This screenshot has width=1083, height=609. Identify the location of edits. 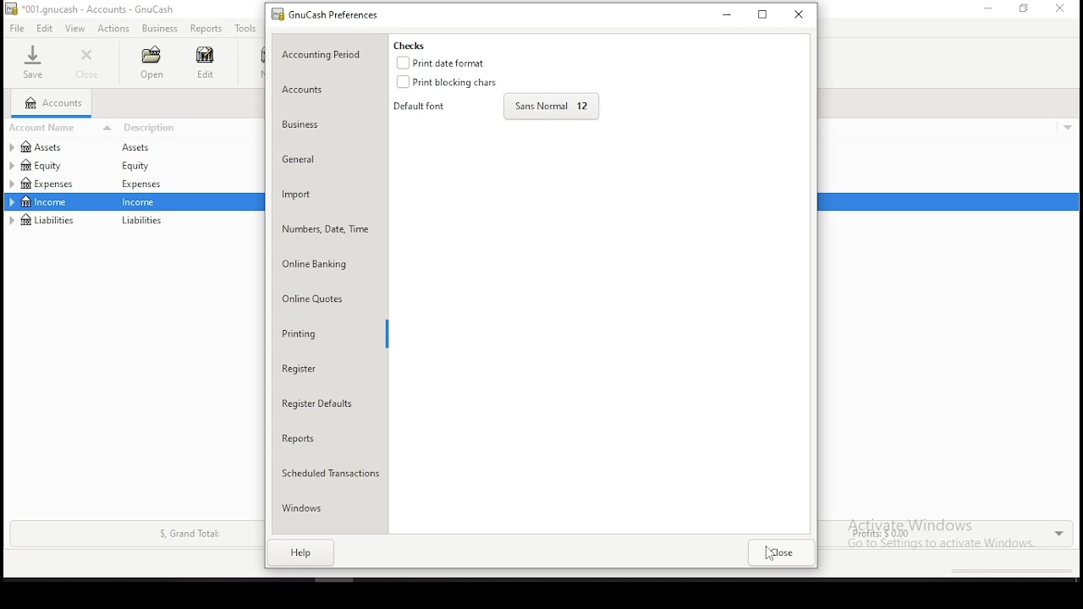
(46, 28).